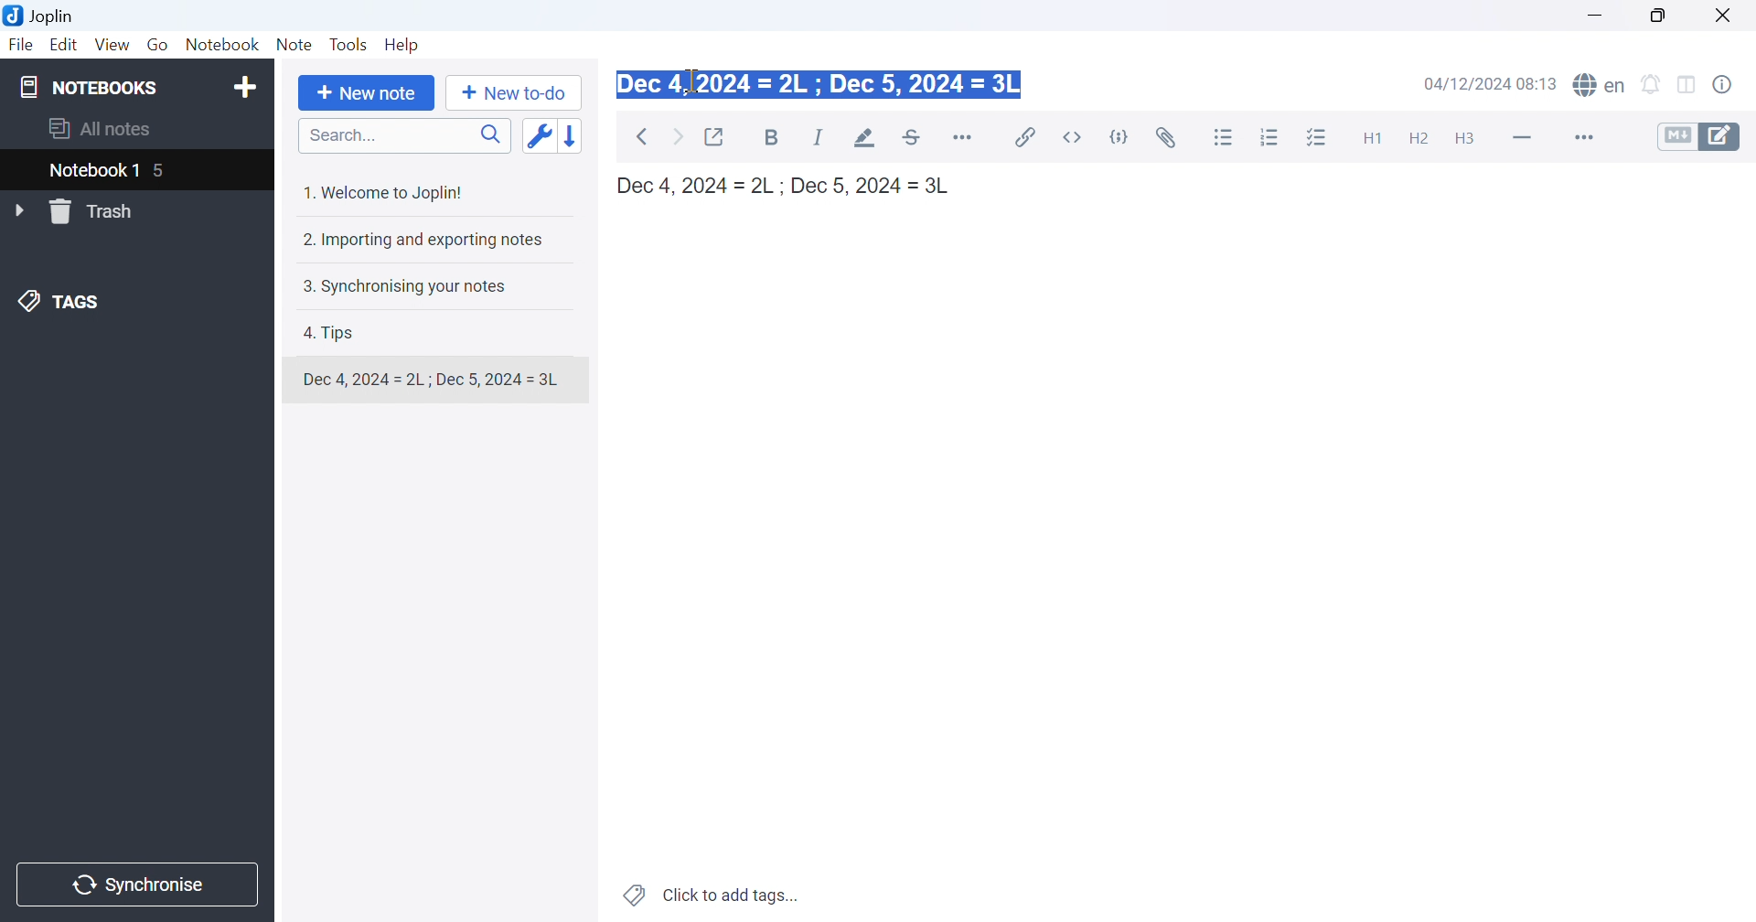 The height and width of the screenshot is (922, 1756). I want to click on Close, so click(1729, 16).